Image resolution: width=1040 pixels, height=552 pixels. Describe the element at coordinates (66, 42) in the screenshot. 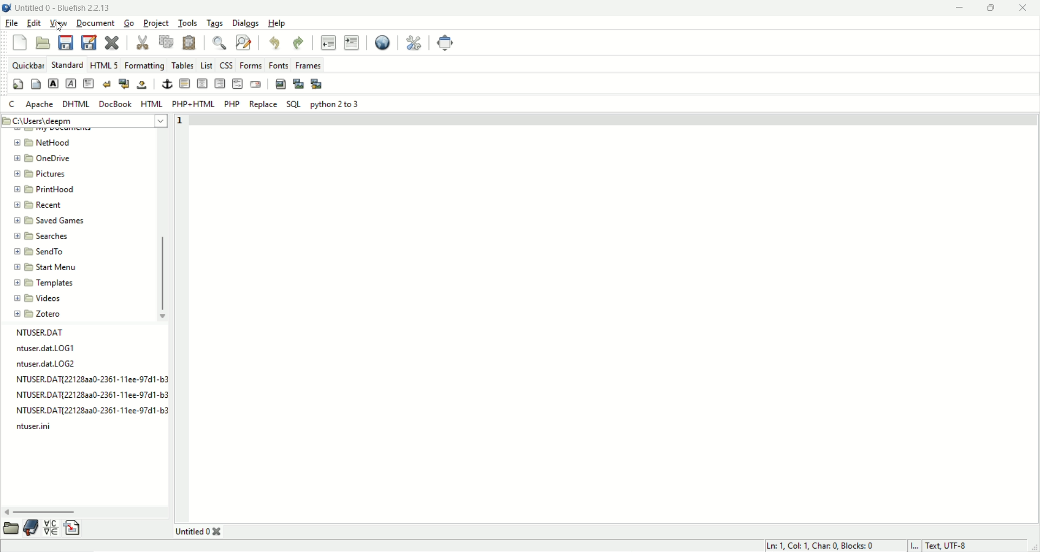

I see `save curent file` at that location.